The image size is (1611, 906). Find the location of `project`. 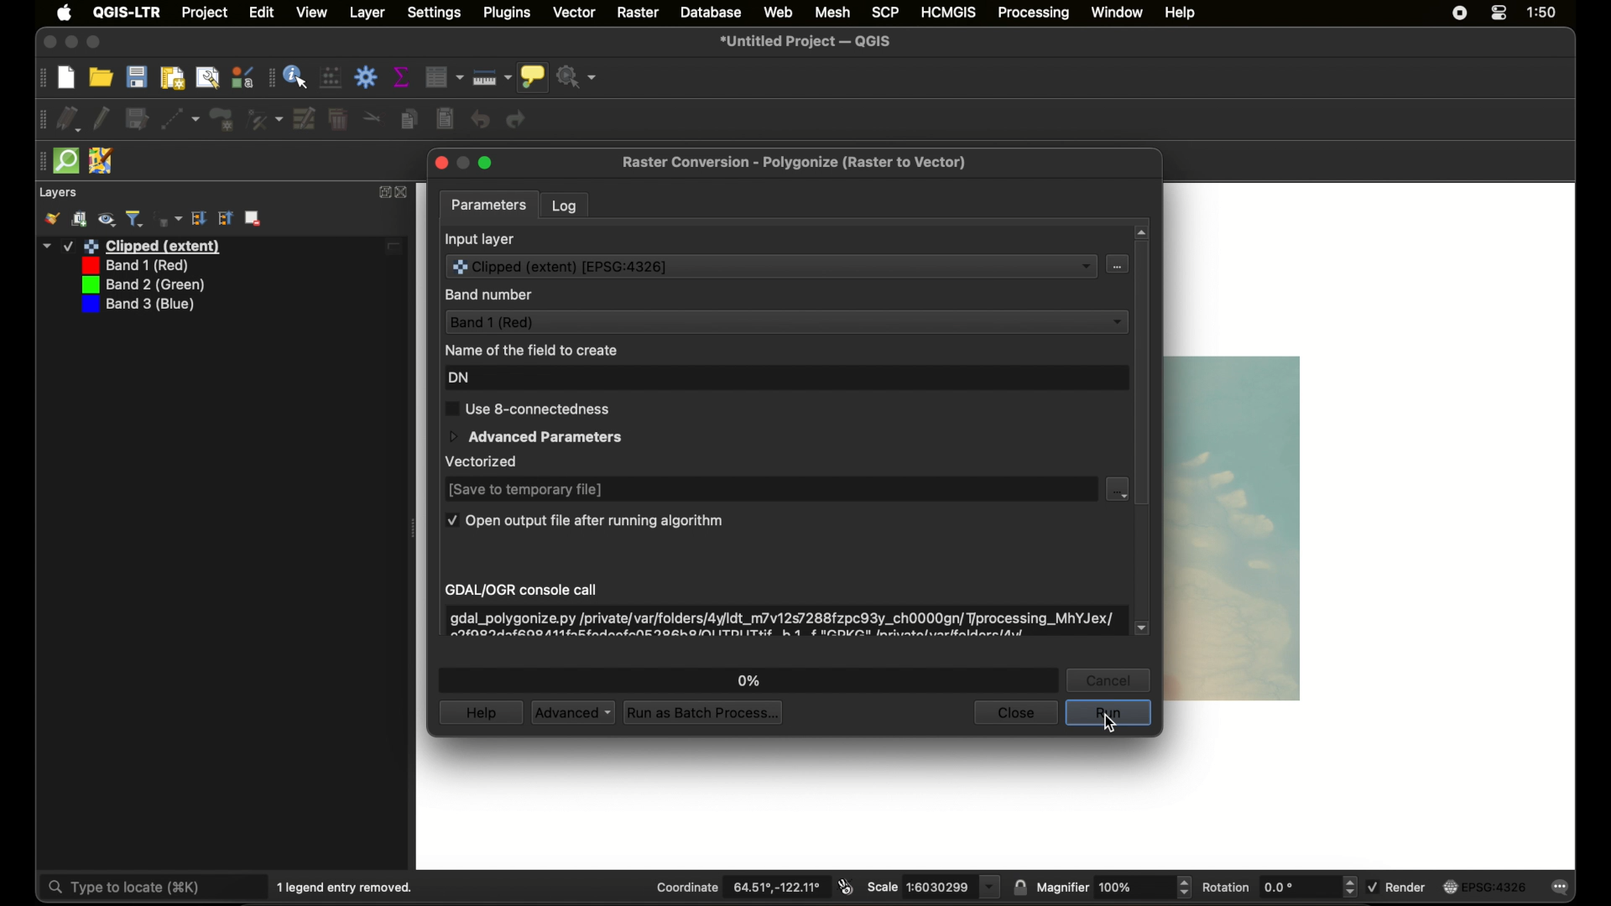

project is located at coordinates (206, 13).